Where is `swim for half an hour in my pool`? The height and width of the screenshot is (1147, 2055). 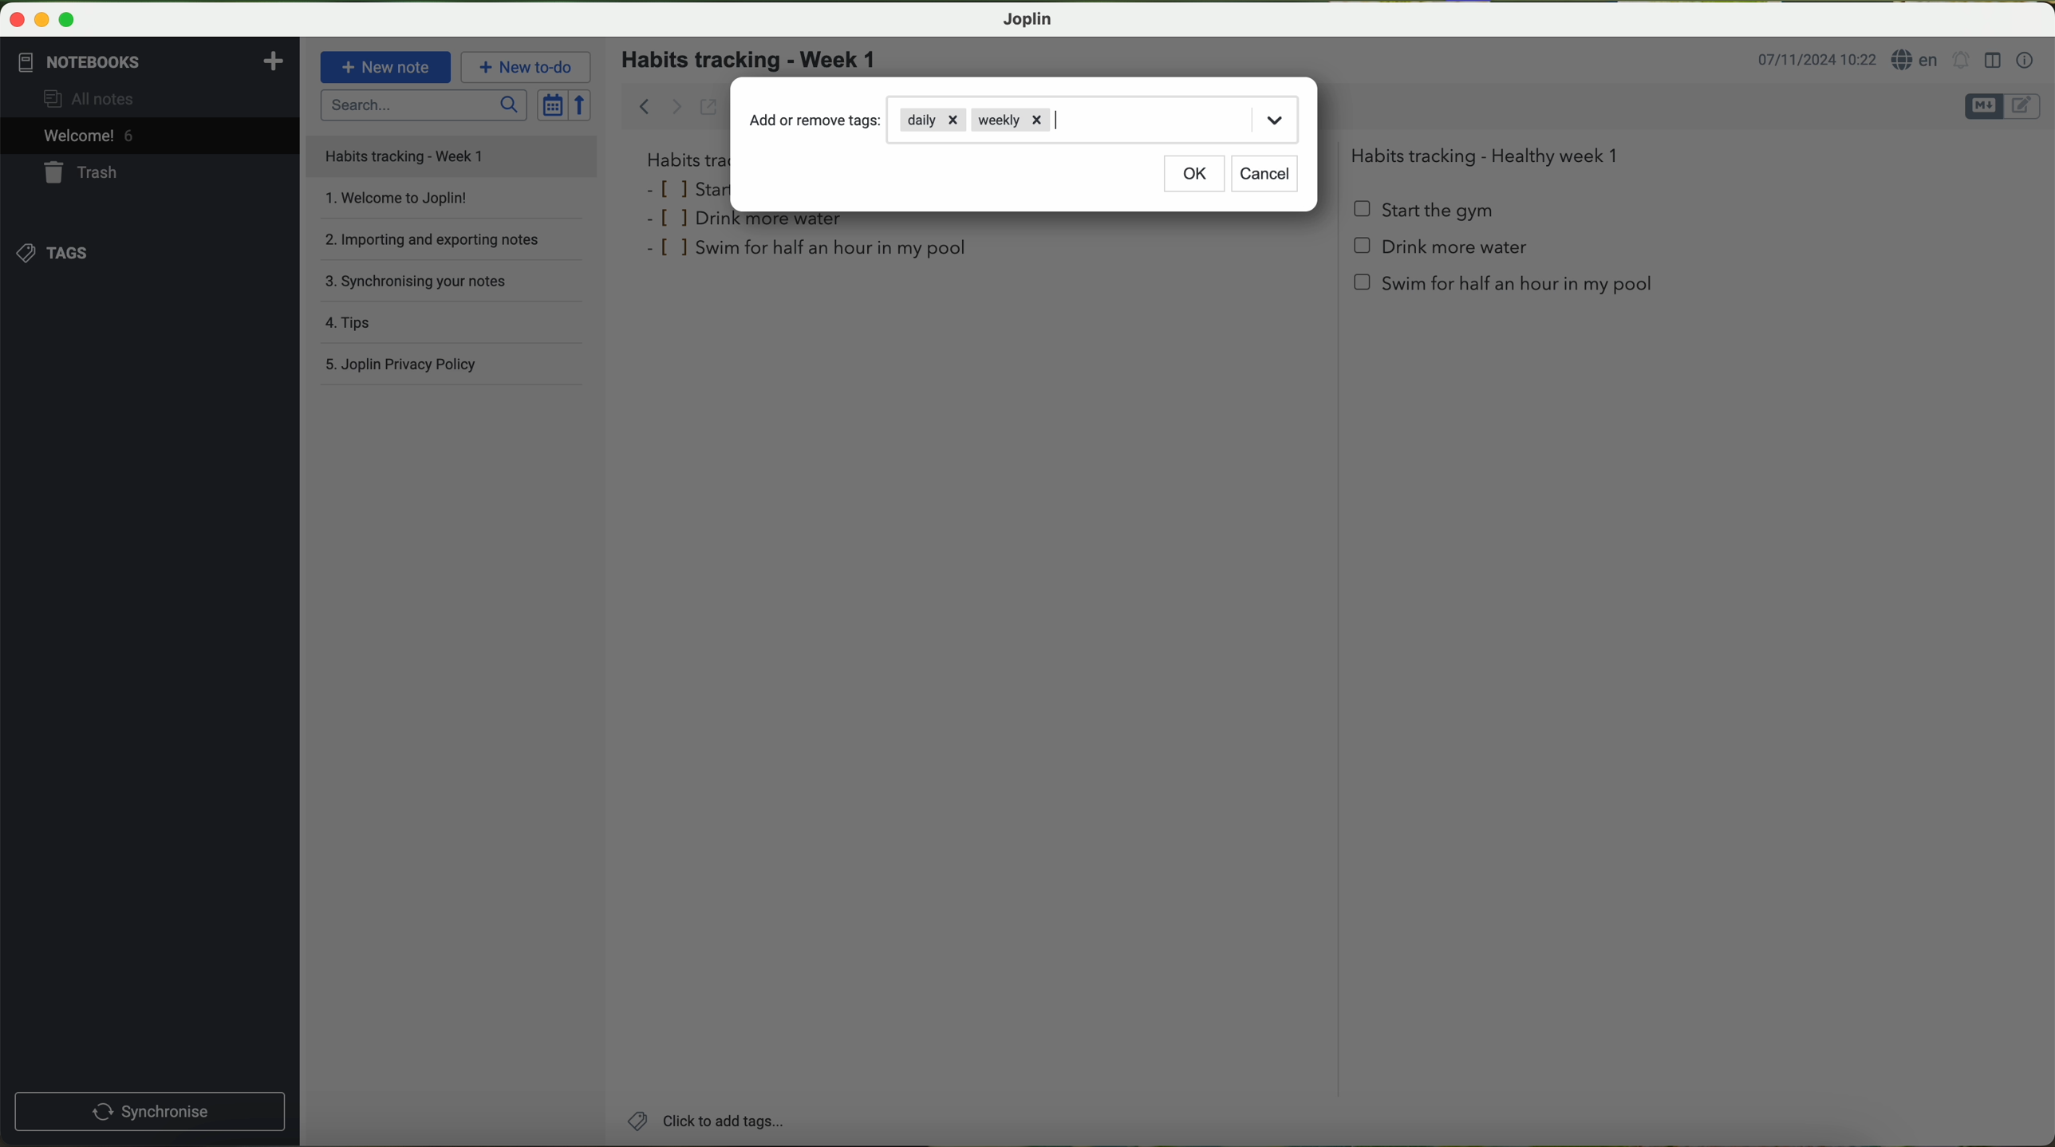 swim for half an hour in my pool is located at coordinates (811, 250).